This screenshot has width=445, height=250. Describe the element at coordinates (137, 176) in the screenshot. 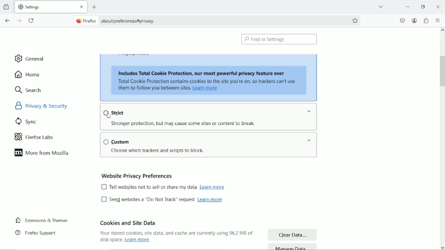

I see `website privacy preferences` at that location.